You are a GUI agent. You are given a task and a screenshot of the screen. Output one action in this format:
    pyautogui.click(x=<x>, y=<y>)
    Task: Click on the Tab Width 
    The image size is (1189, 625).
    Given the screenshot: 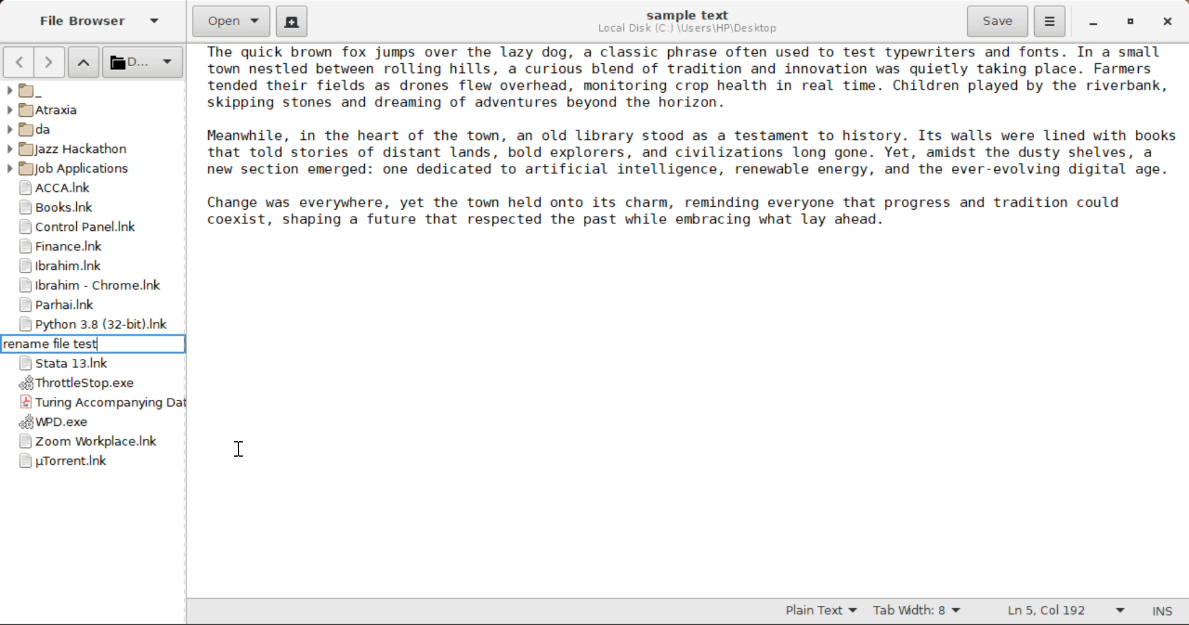 What is the action you would take?
    pyautogui.click(x=917, y=611)
    